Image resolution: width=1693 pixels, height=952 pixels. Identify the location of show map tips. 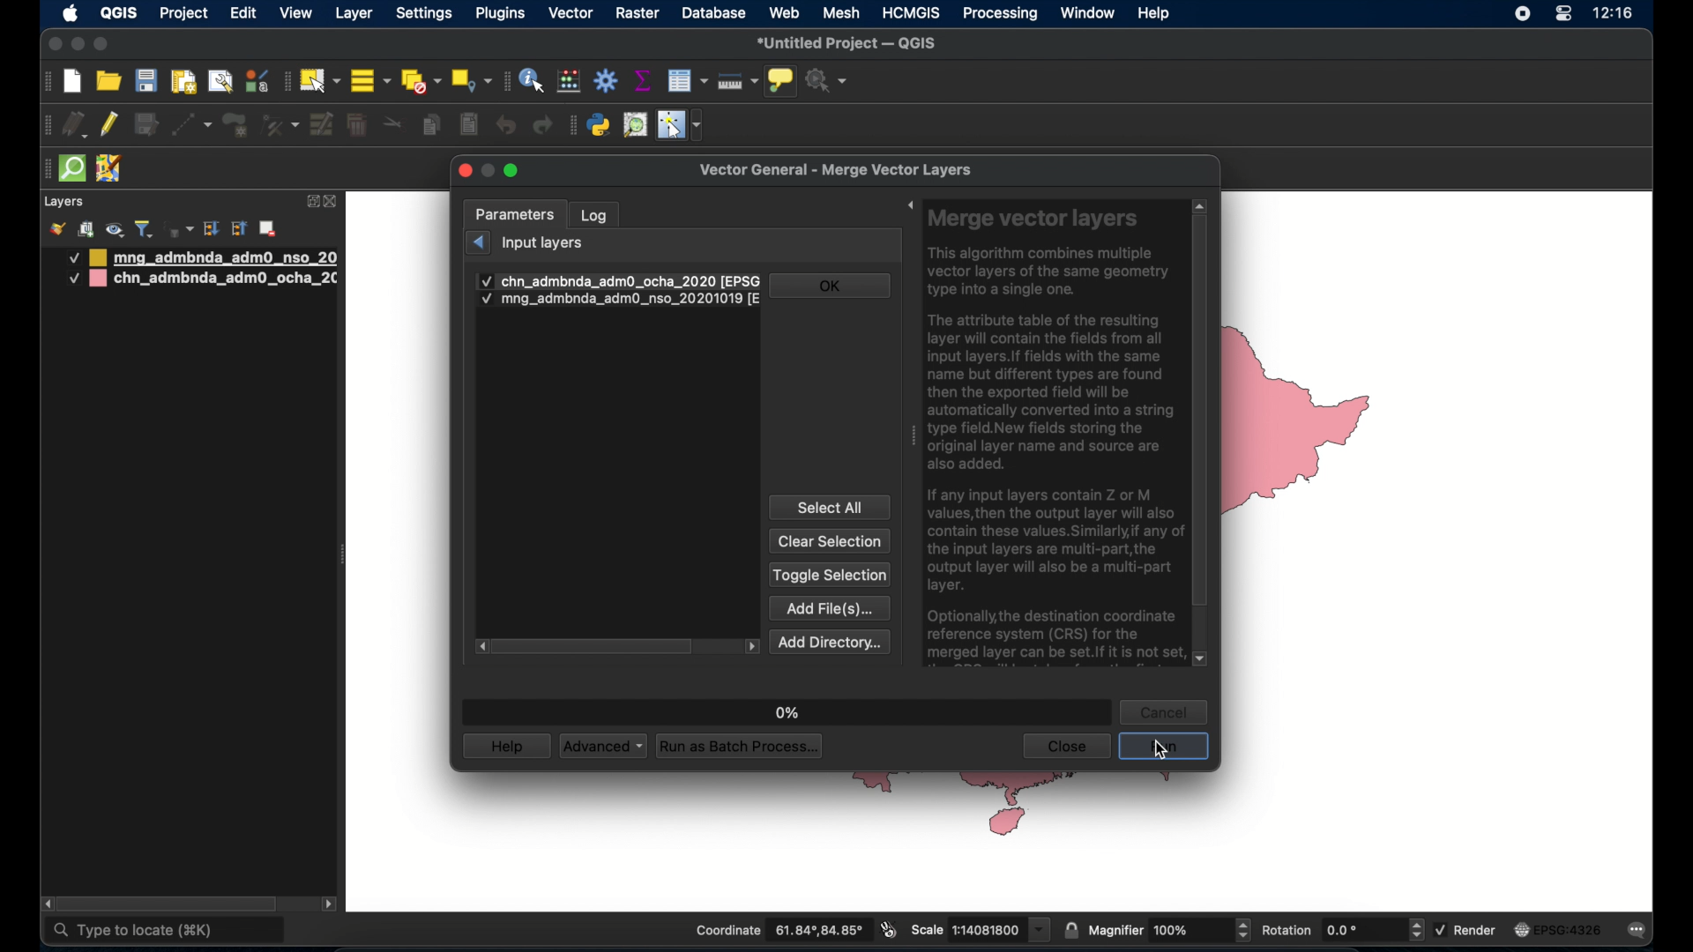
(779, 80).